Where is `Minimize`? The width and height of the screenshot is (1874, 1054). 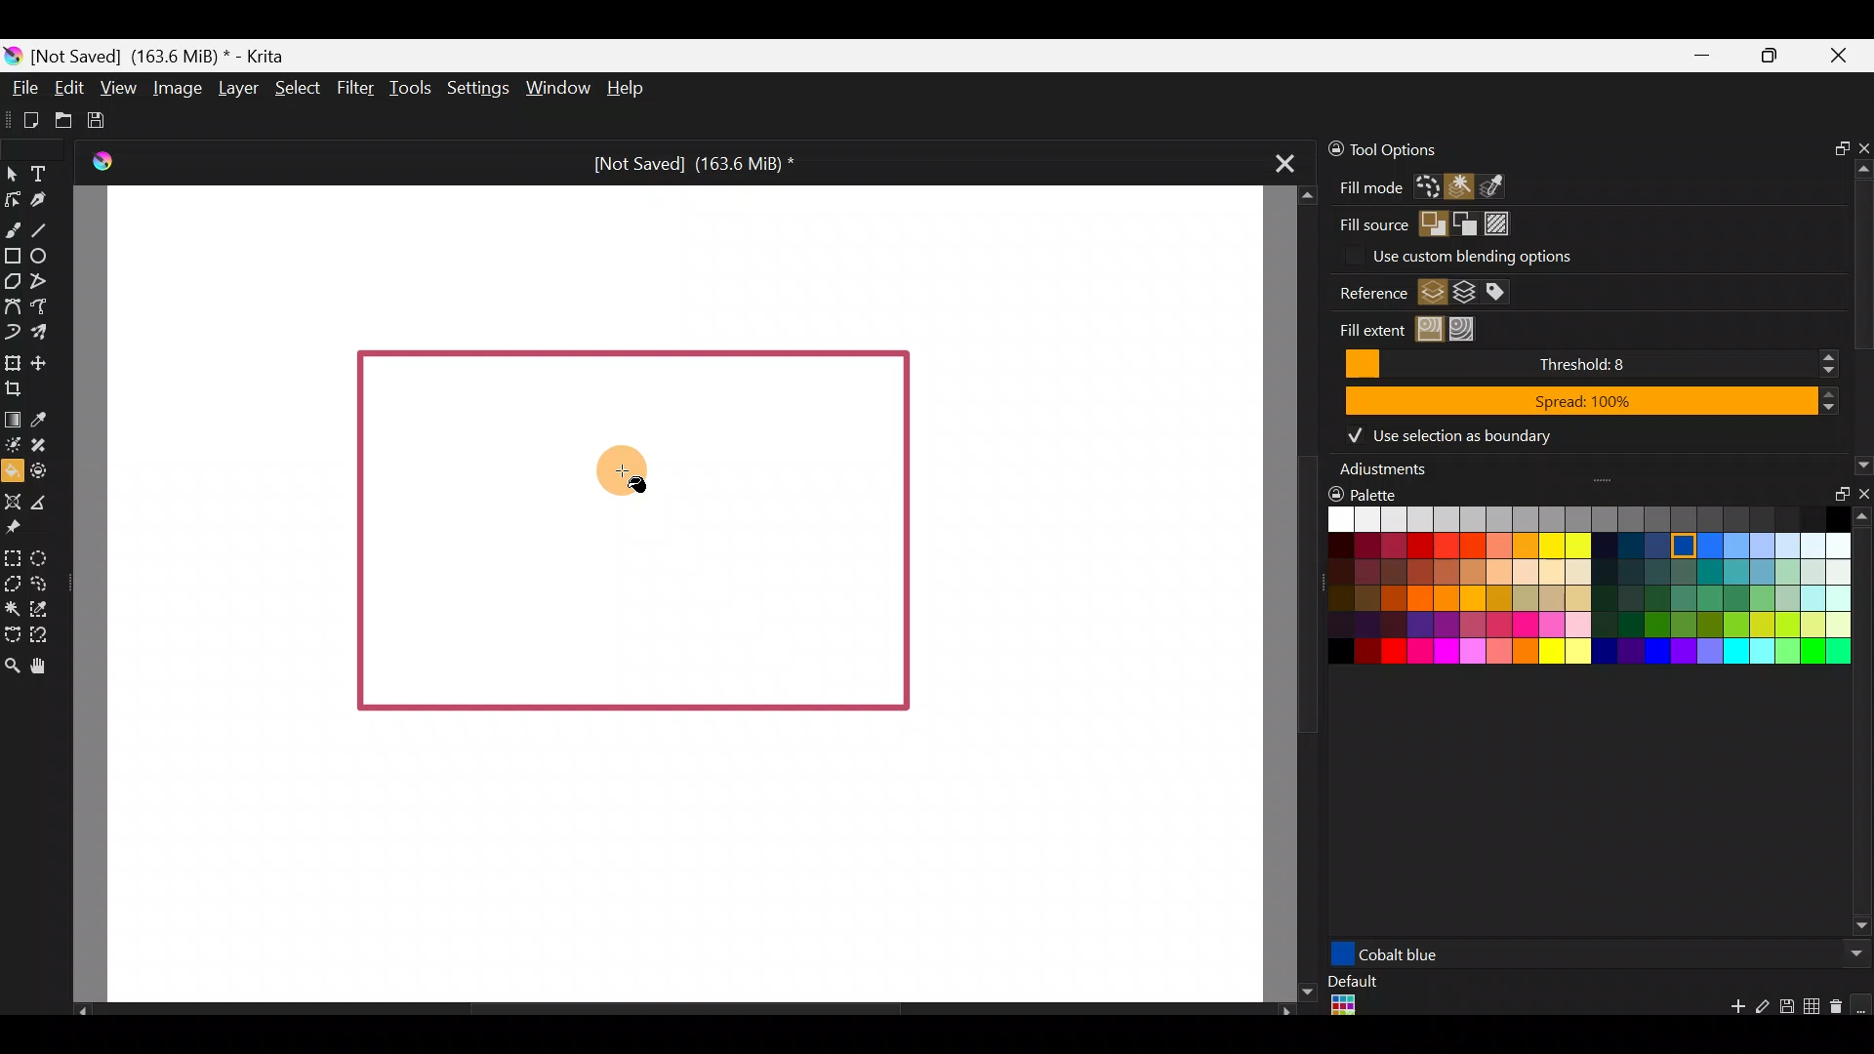 Minimize is located at coordinates (1702, 57).